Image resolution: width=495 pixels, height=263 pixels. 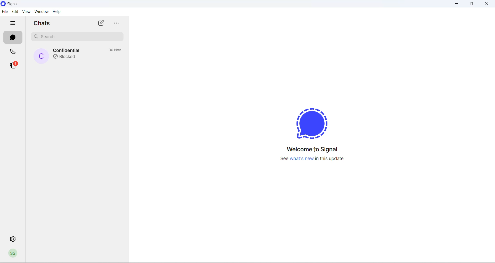 I want to click on view, so click(x=25, y=12).